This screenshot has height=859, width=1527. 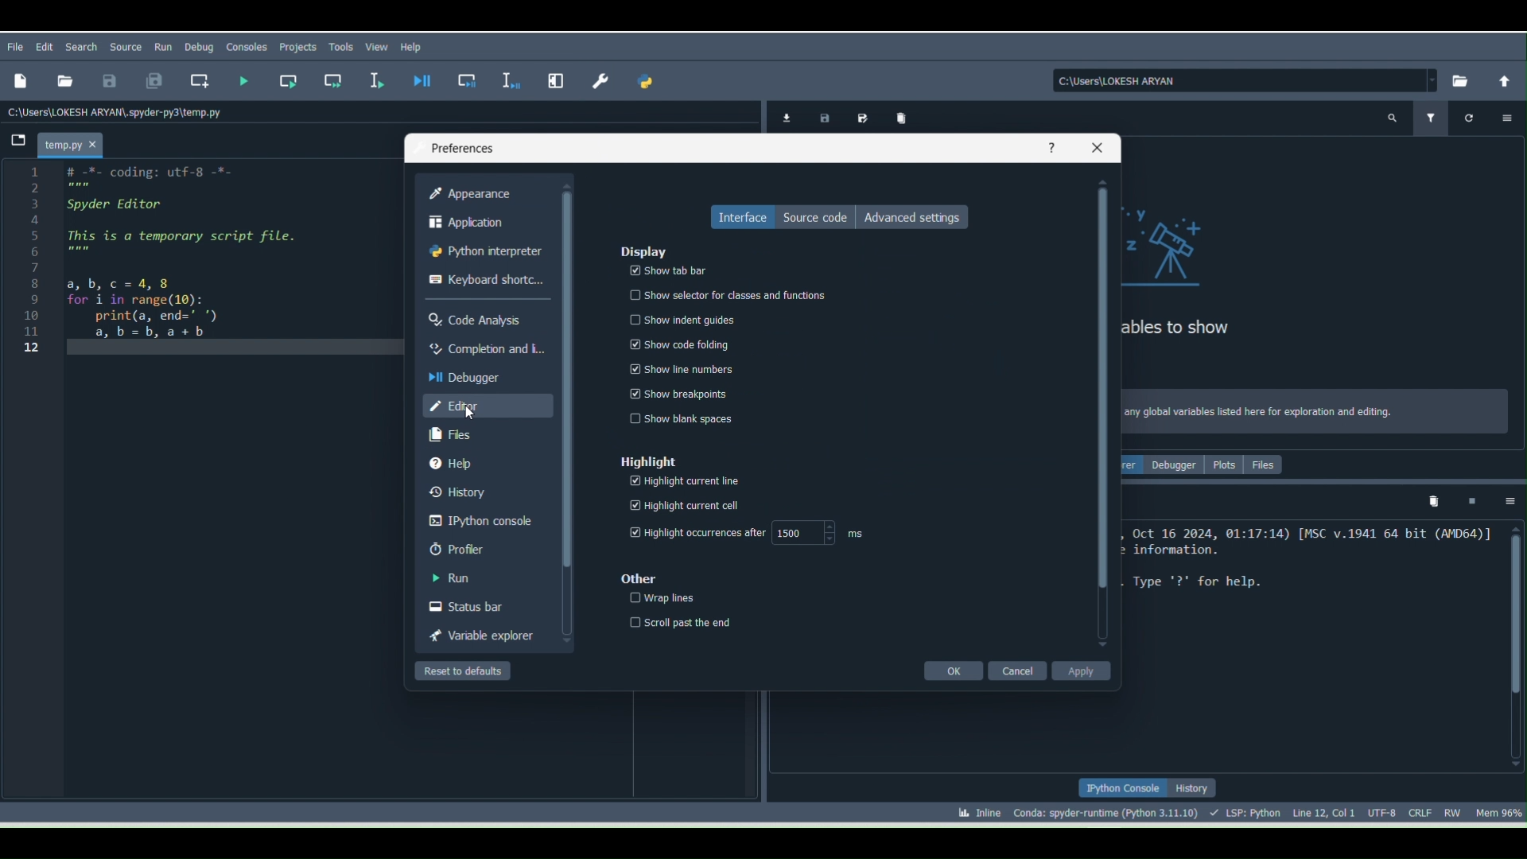 What do you see at coordinates (678, 621) in the screenshot?
I see `Scroll past the end` at bounding box center [678, 621].